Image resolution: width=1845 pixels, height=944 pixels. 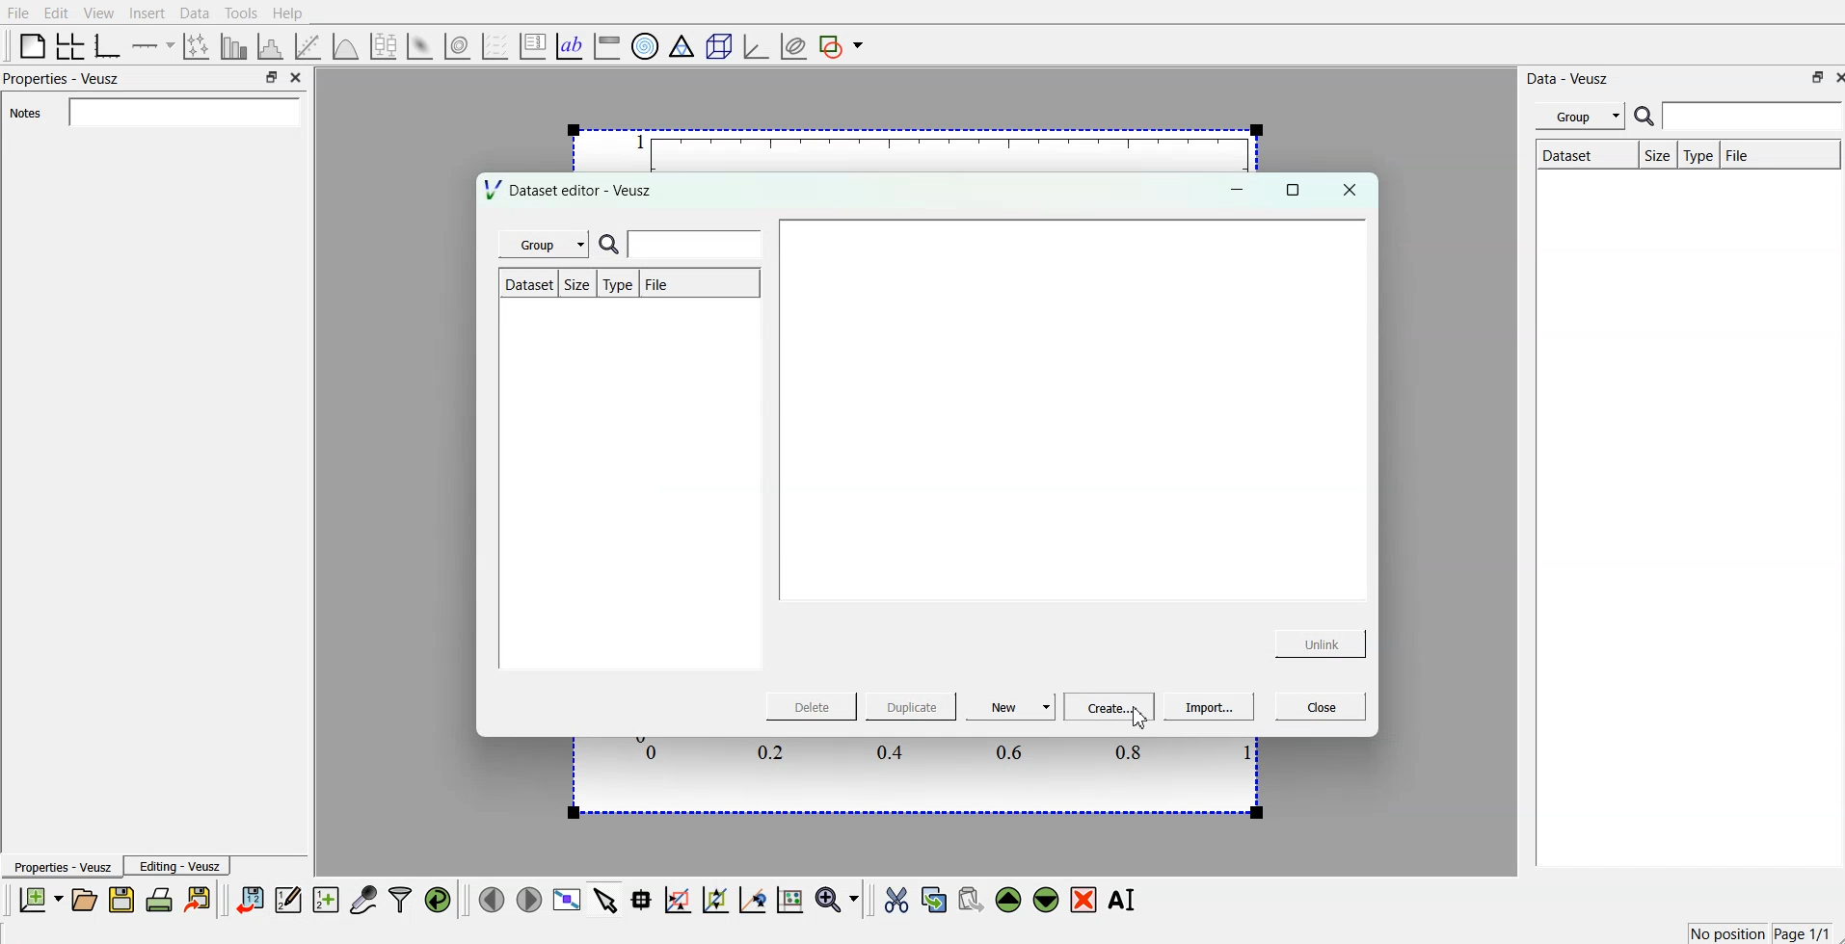 What do you see at coordinates (618, 285) in the screenshot?
I see `Type` at bounding box center [618, 285].